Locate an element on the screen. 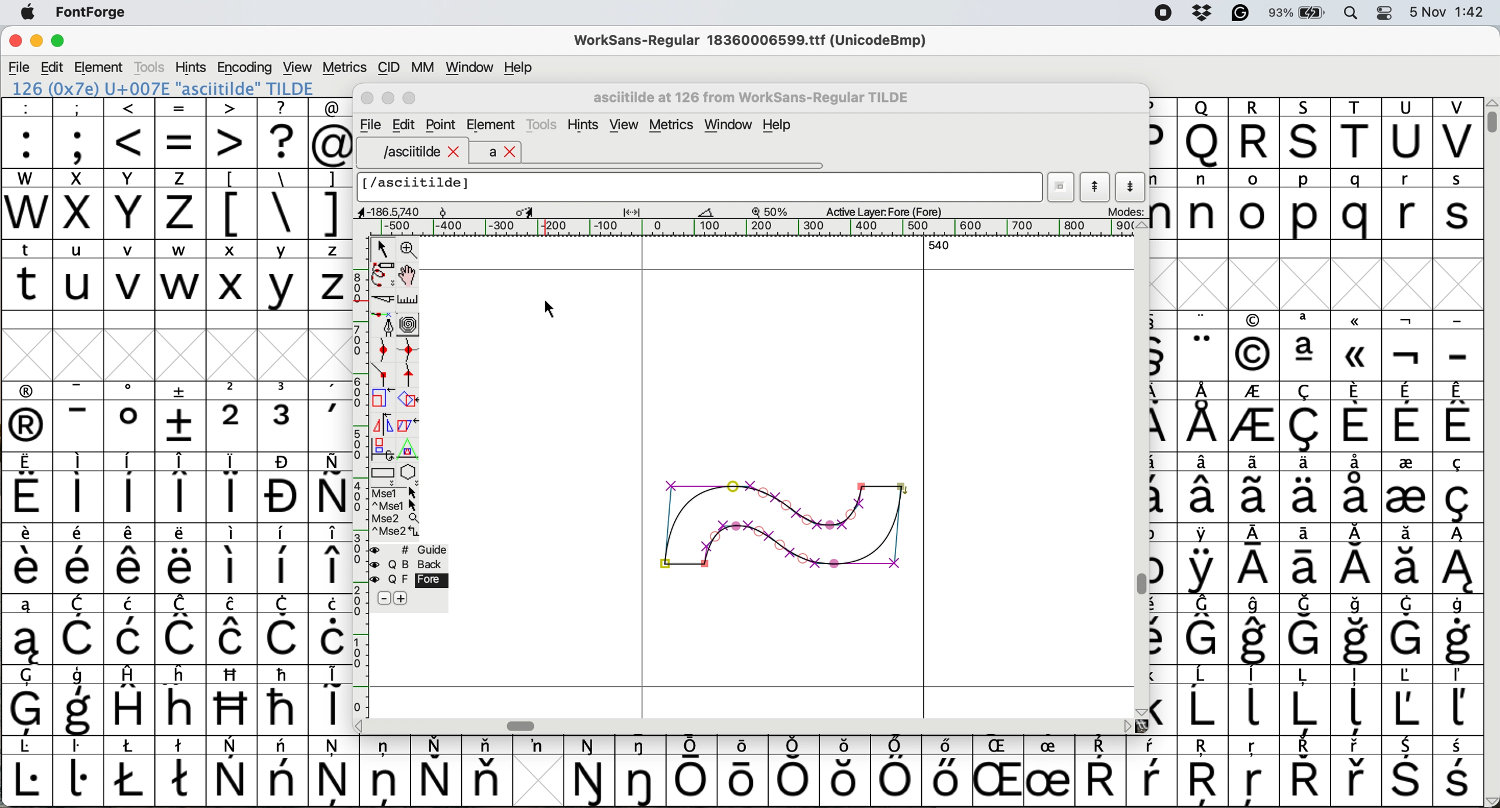 The image size is (1500, 808). cursor is located at coordinates (545, 307).